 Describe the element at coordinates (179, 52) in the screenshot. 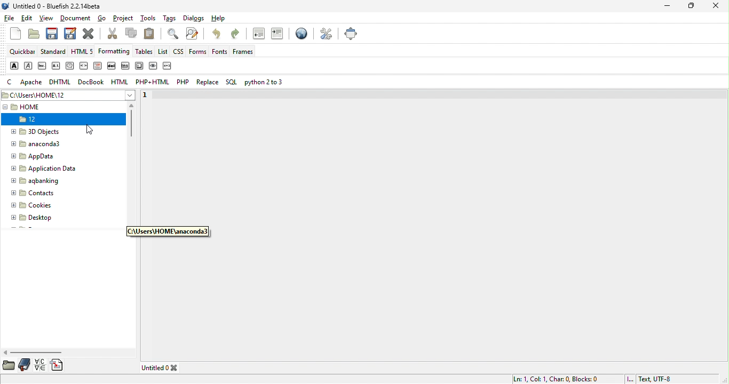

I see `css` at that location.